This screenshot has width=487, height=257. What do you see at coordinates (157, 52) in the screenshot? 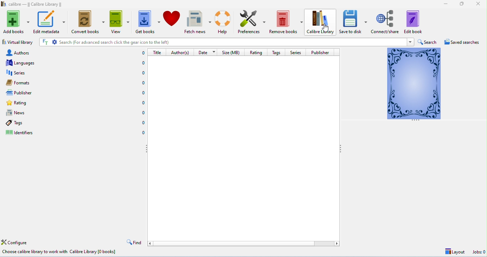
I see `title` at bounding box center [157, 52].